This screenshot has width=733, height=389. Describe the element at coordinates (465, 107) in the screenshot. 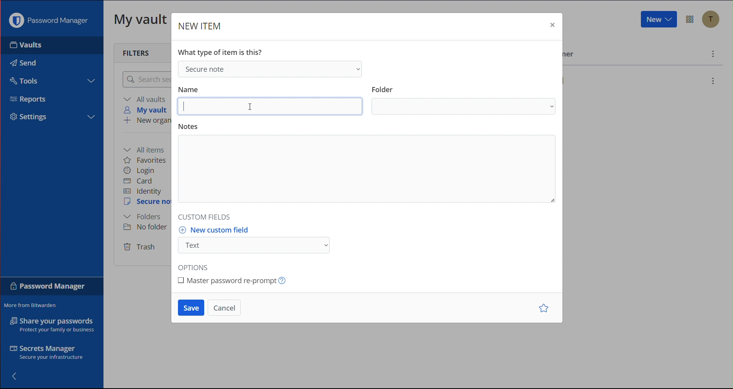

I see `Folder` at that location.